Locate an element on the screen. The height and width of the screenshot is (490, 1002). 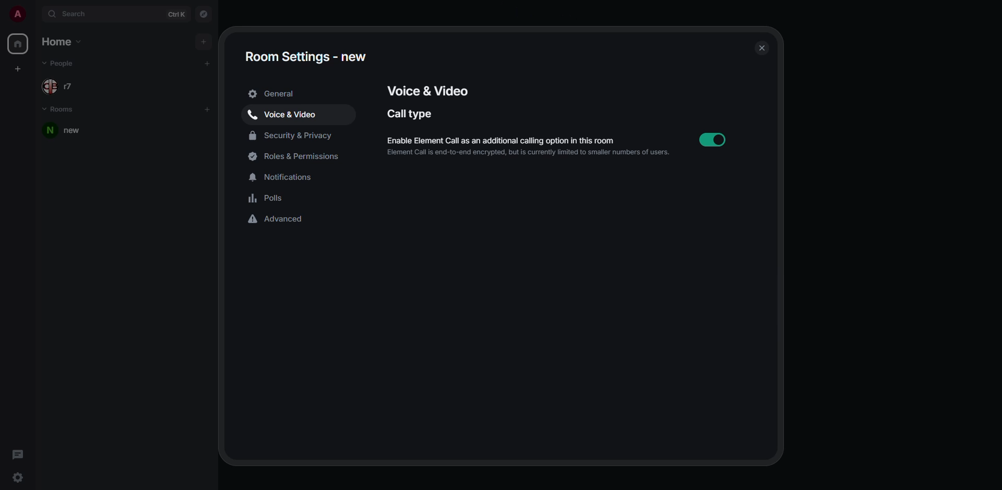
enabled is located at coordinates (712, 139).